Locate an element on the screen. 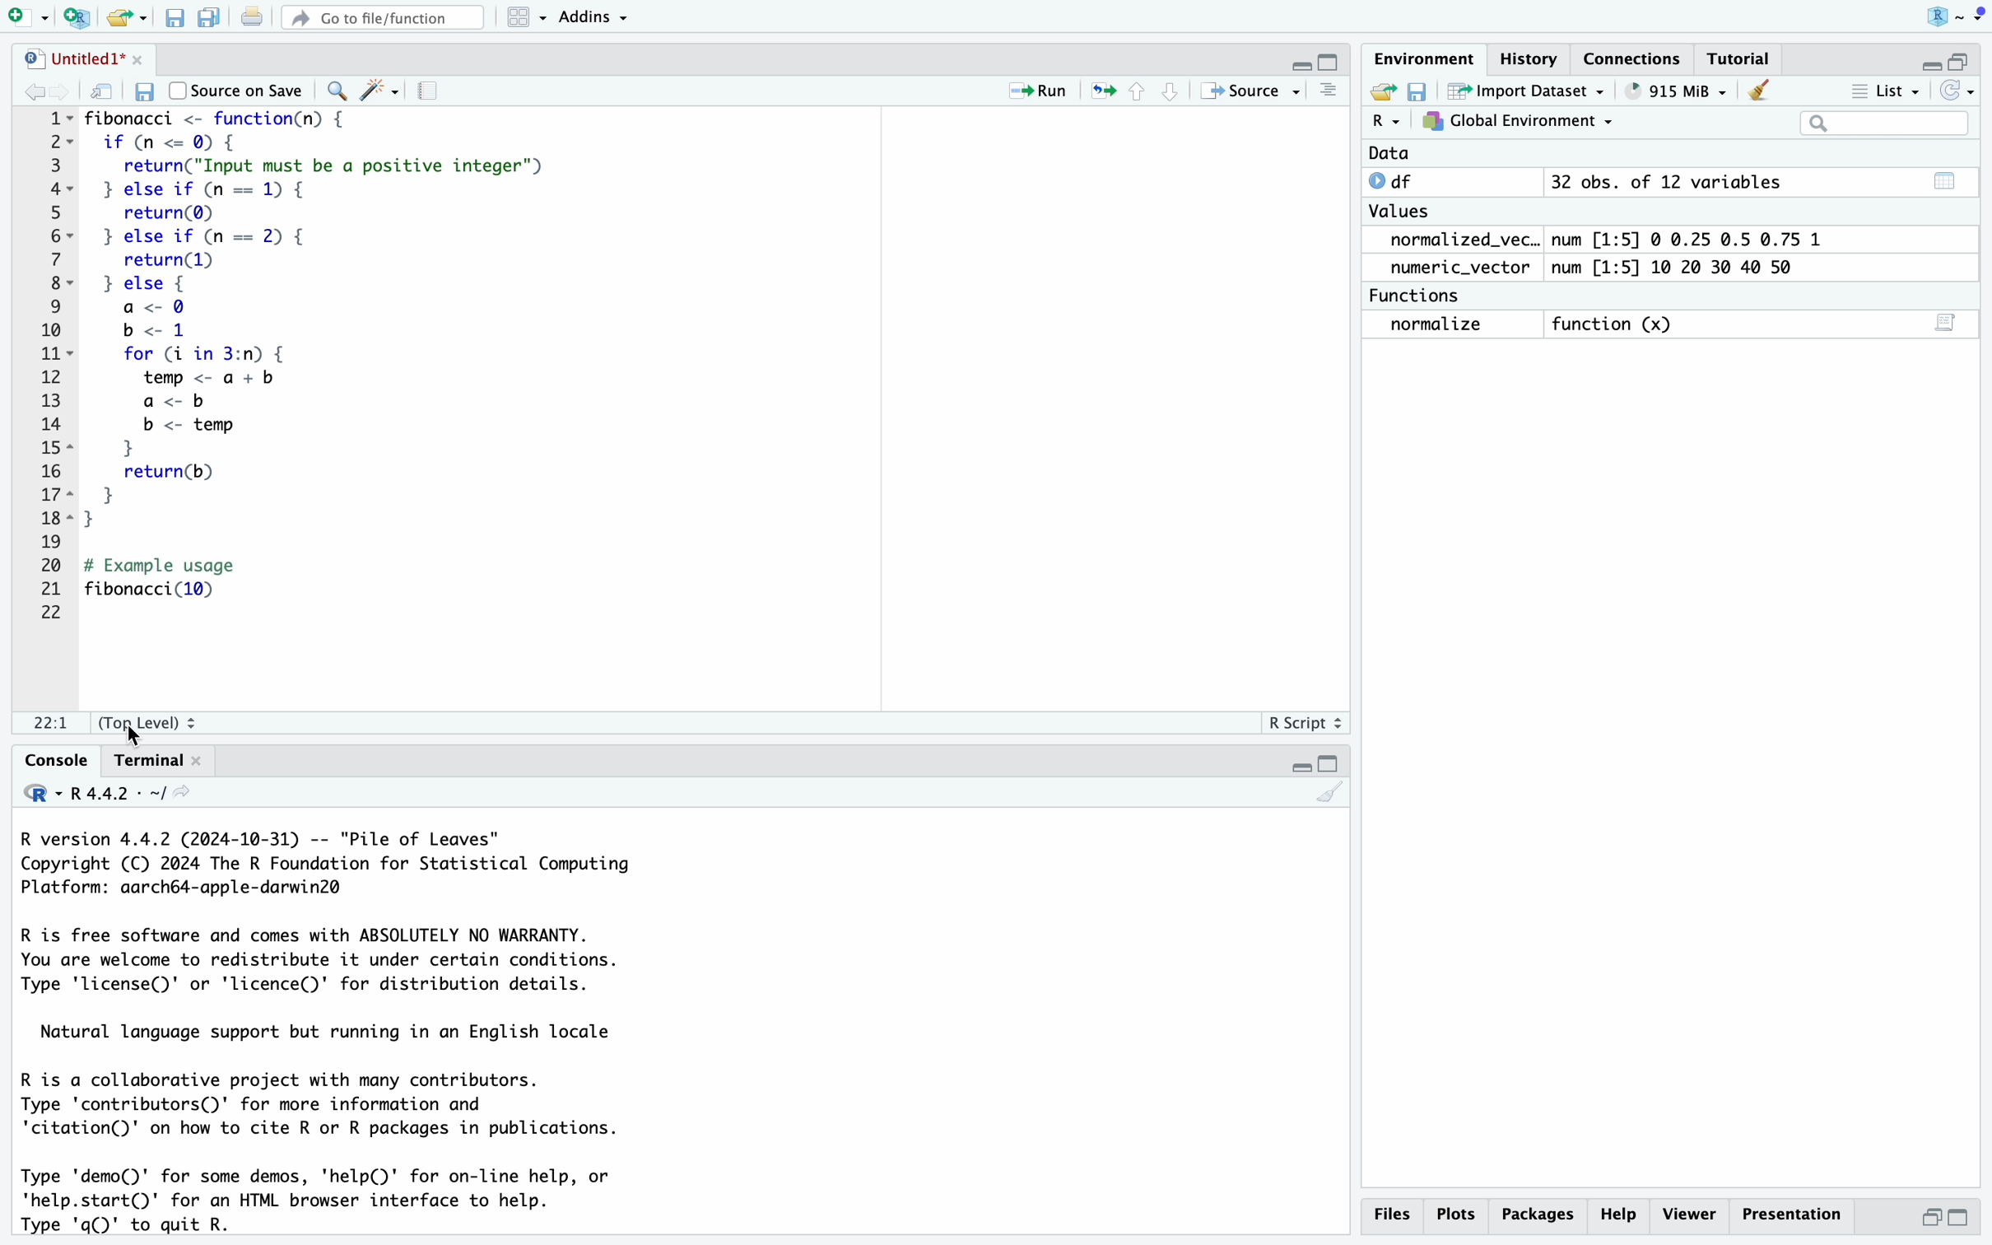 The height and width of the screenshot is (1245, 1992). go to previous chunk/section is located at coordinates (1138, 95).